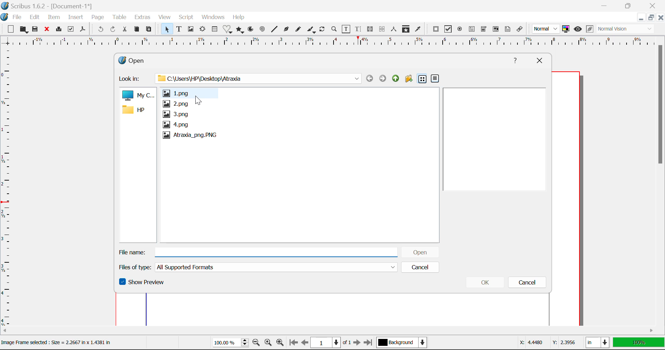  I want to click on Redo, so click(113, 29).